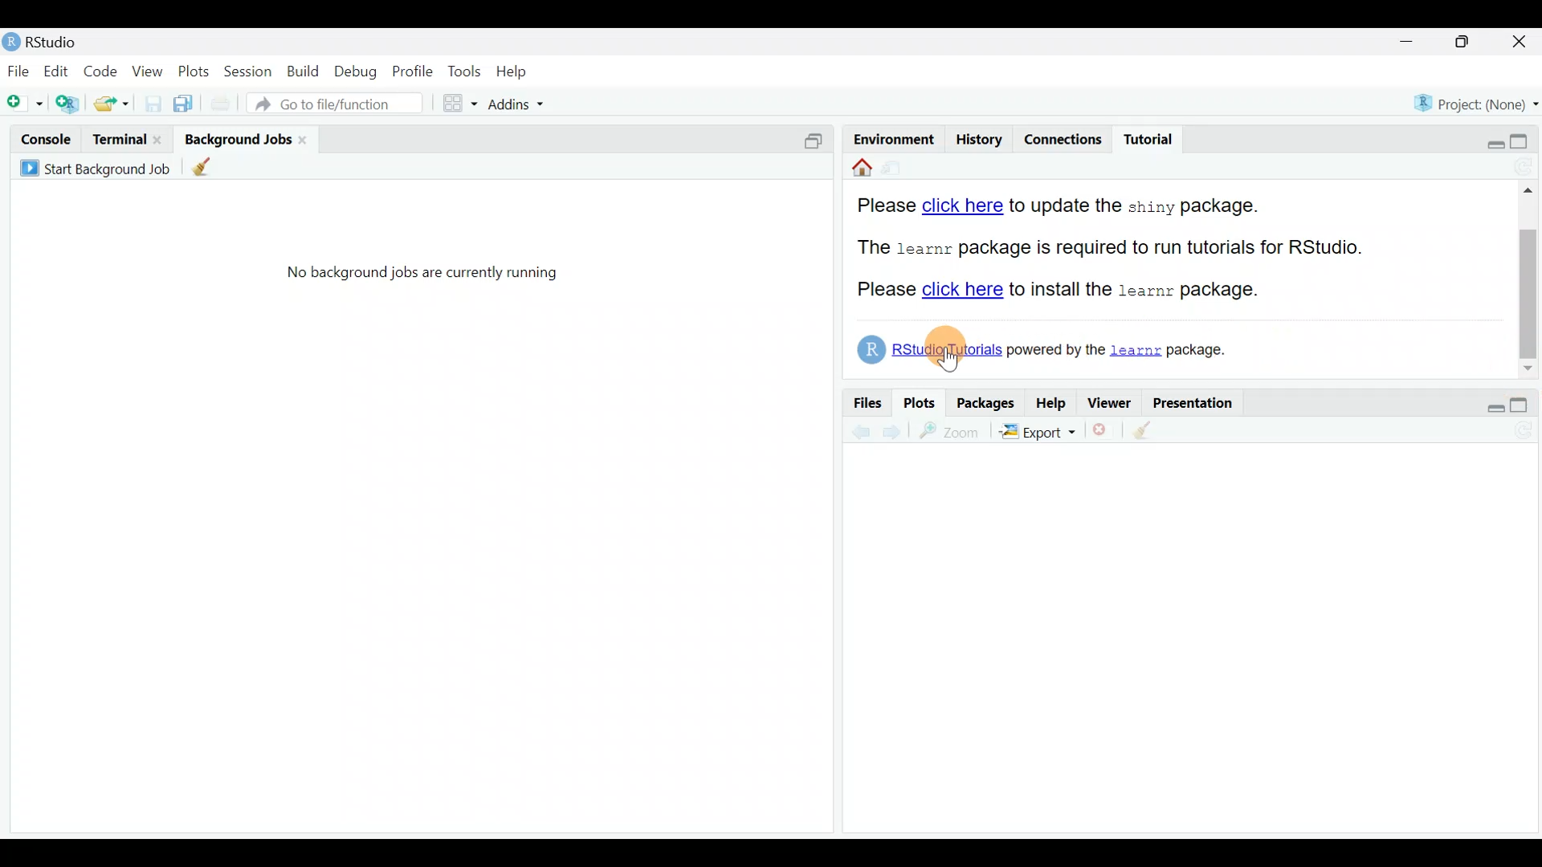  What do you see at coordinates (1056, 350) in the screenshot?
I see `powered by the` at bounding box center [1056, 350].